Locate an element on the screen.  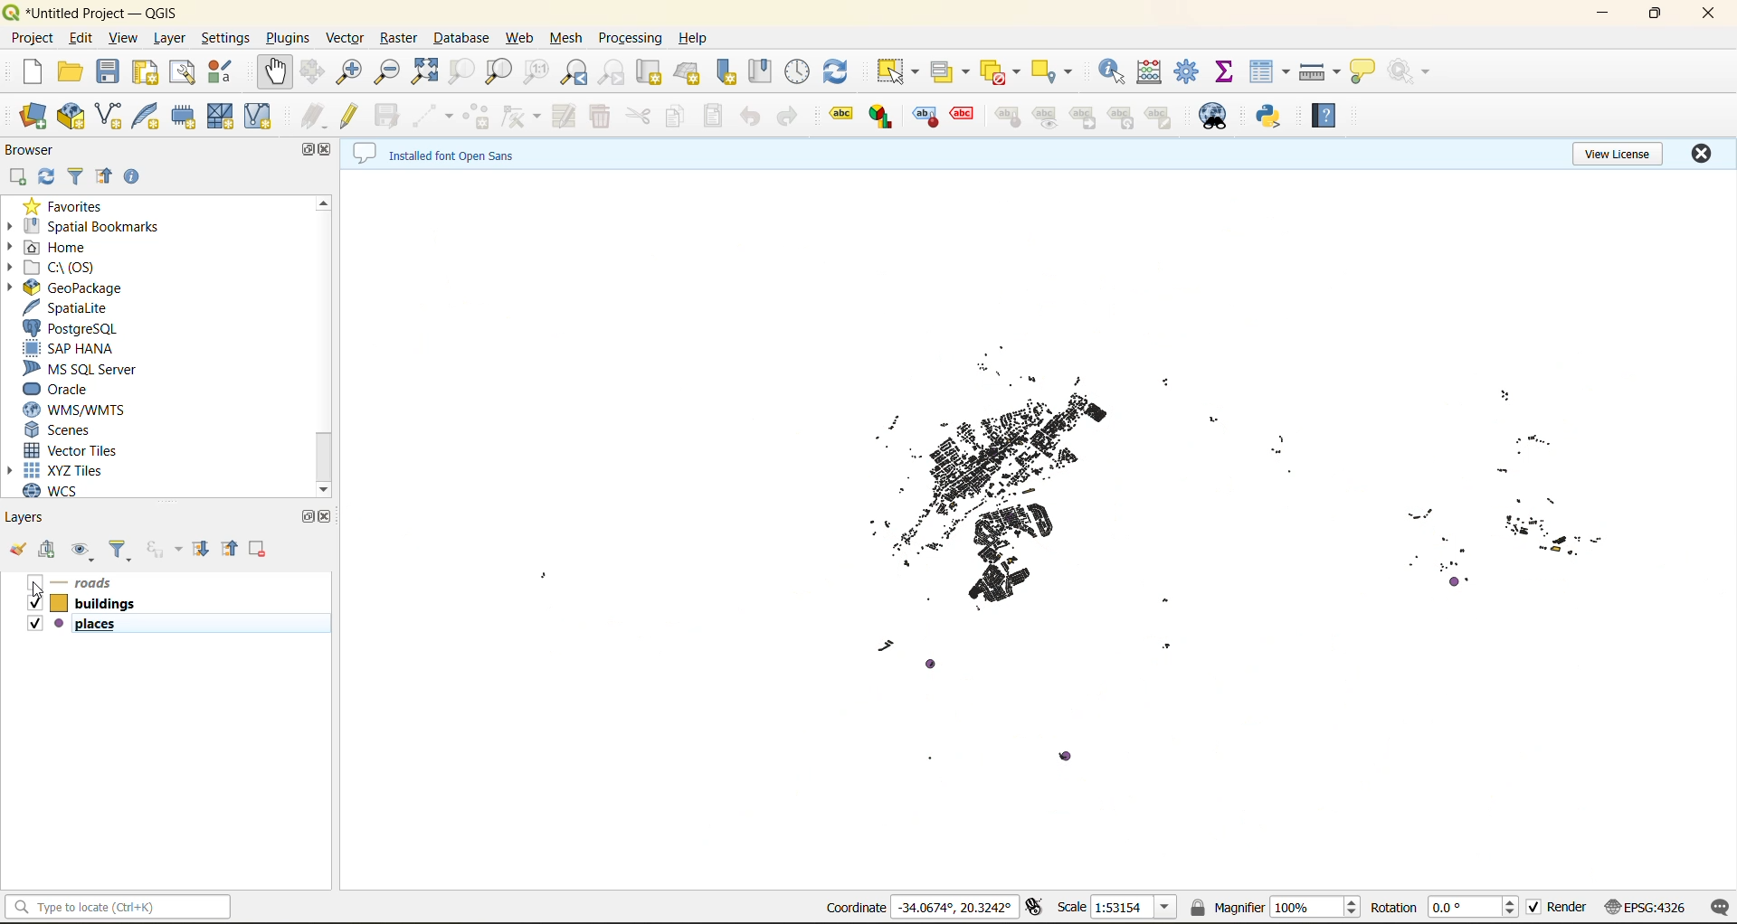
processing is located at coordinates (630, 41).